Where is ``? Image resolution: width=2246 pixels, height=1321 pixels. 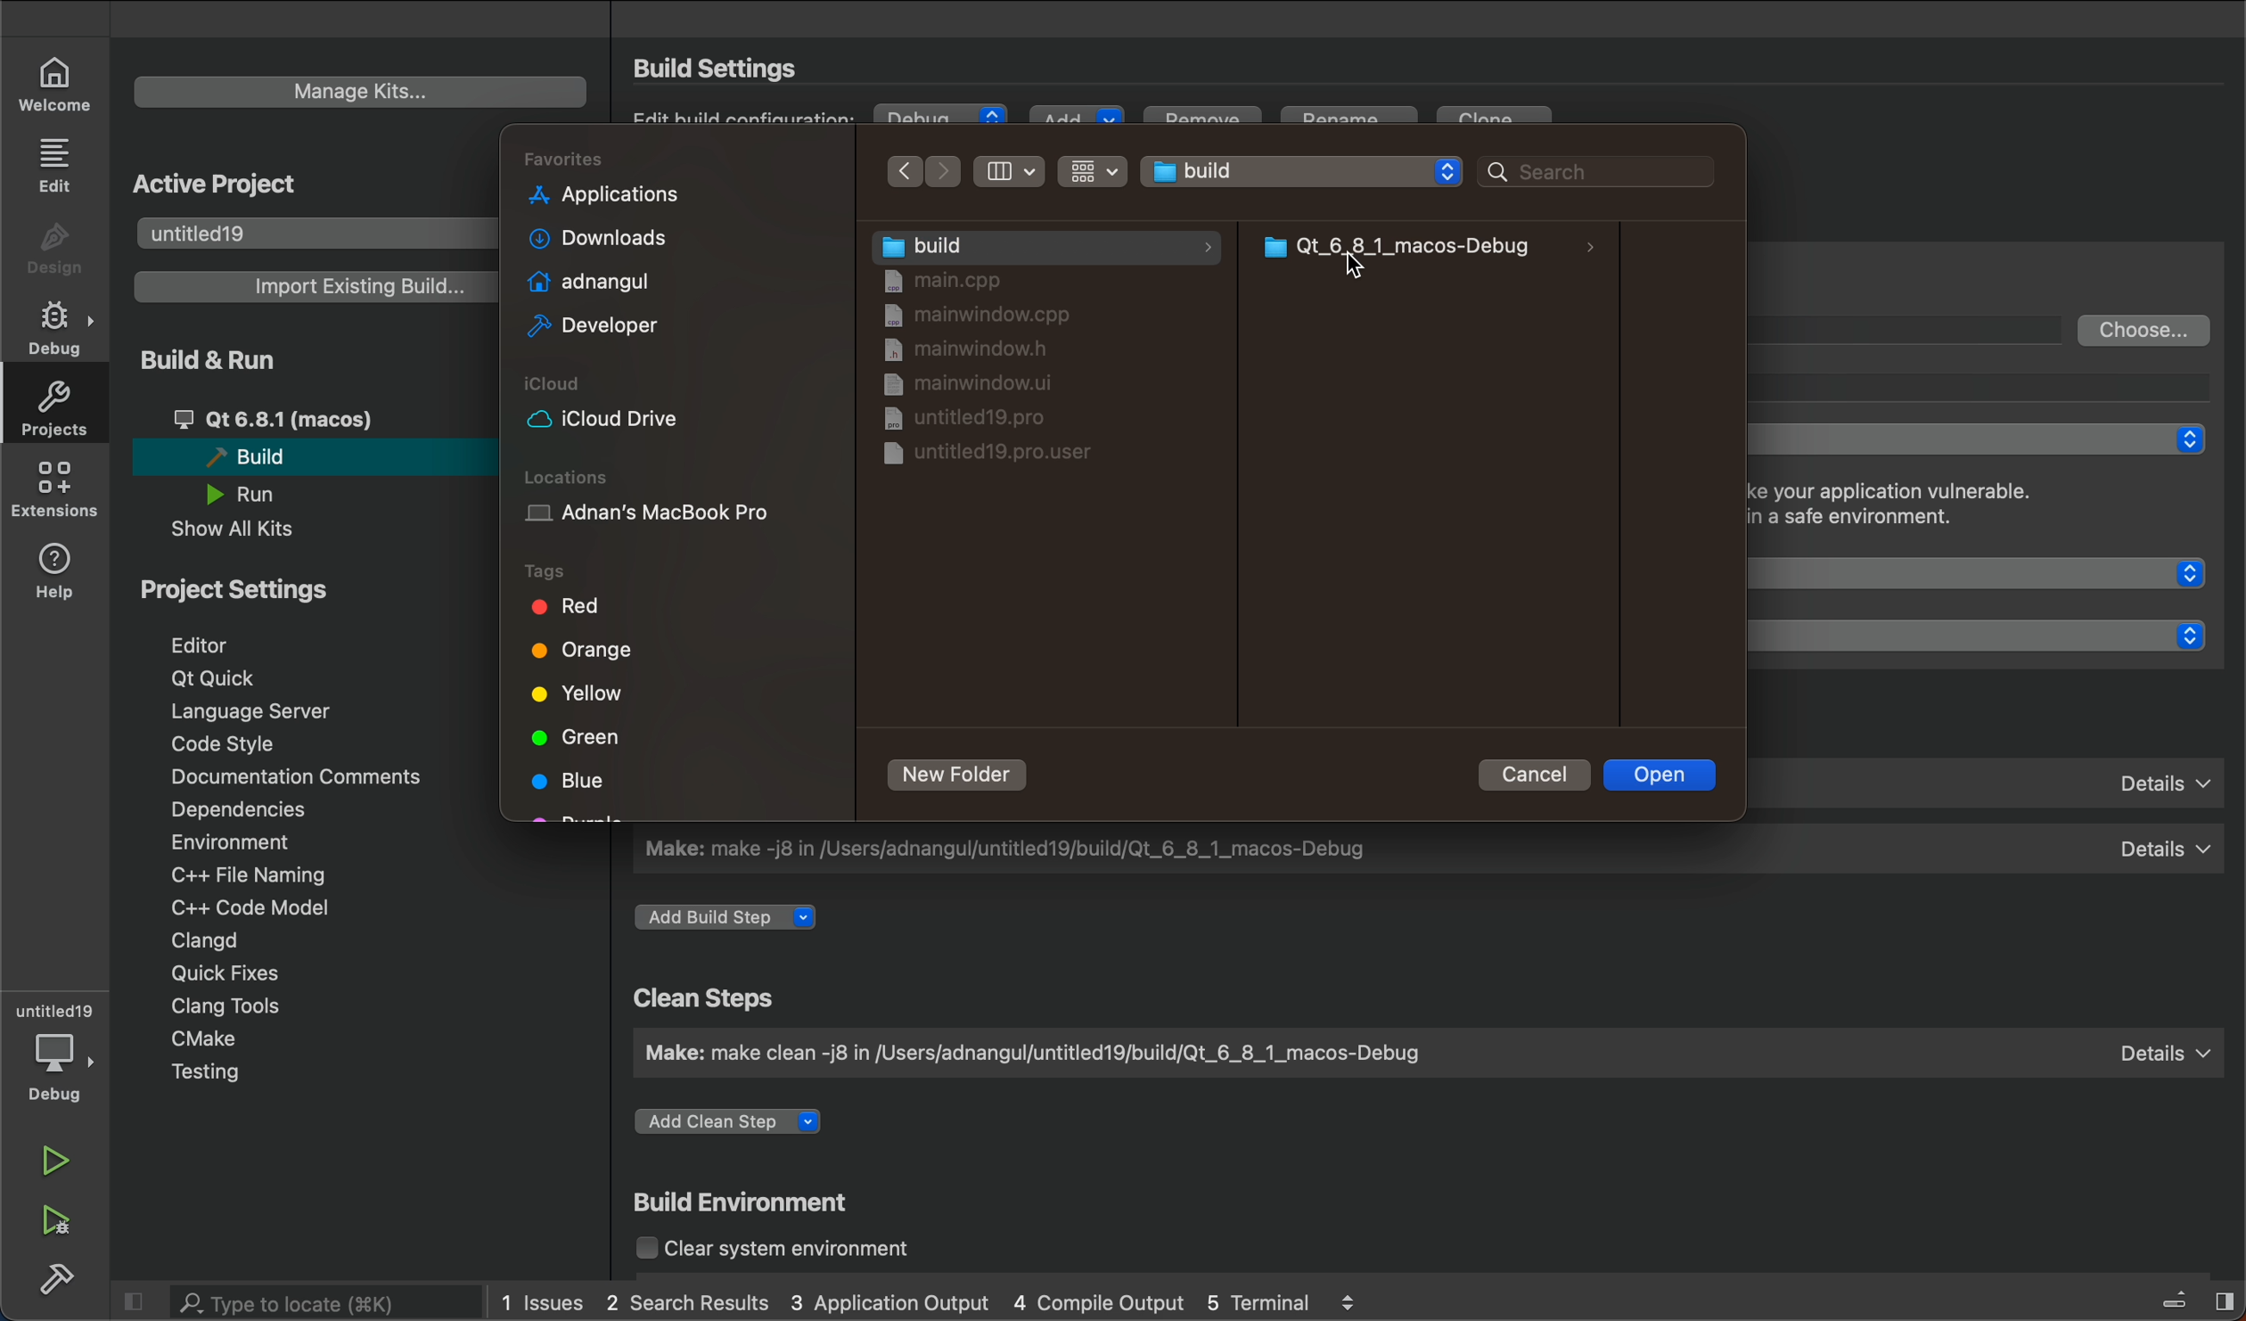  is located at coordinates (1091, 170).